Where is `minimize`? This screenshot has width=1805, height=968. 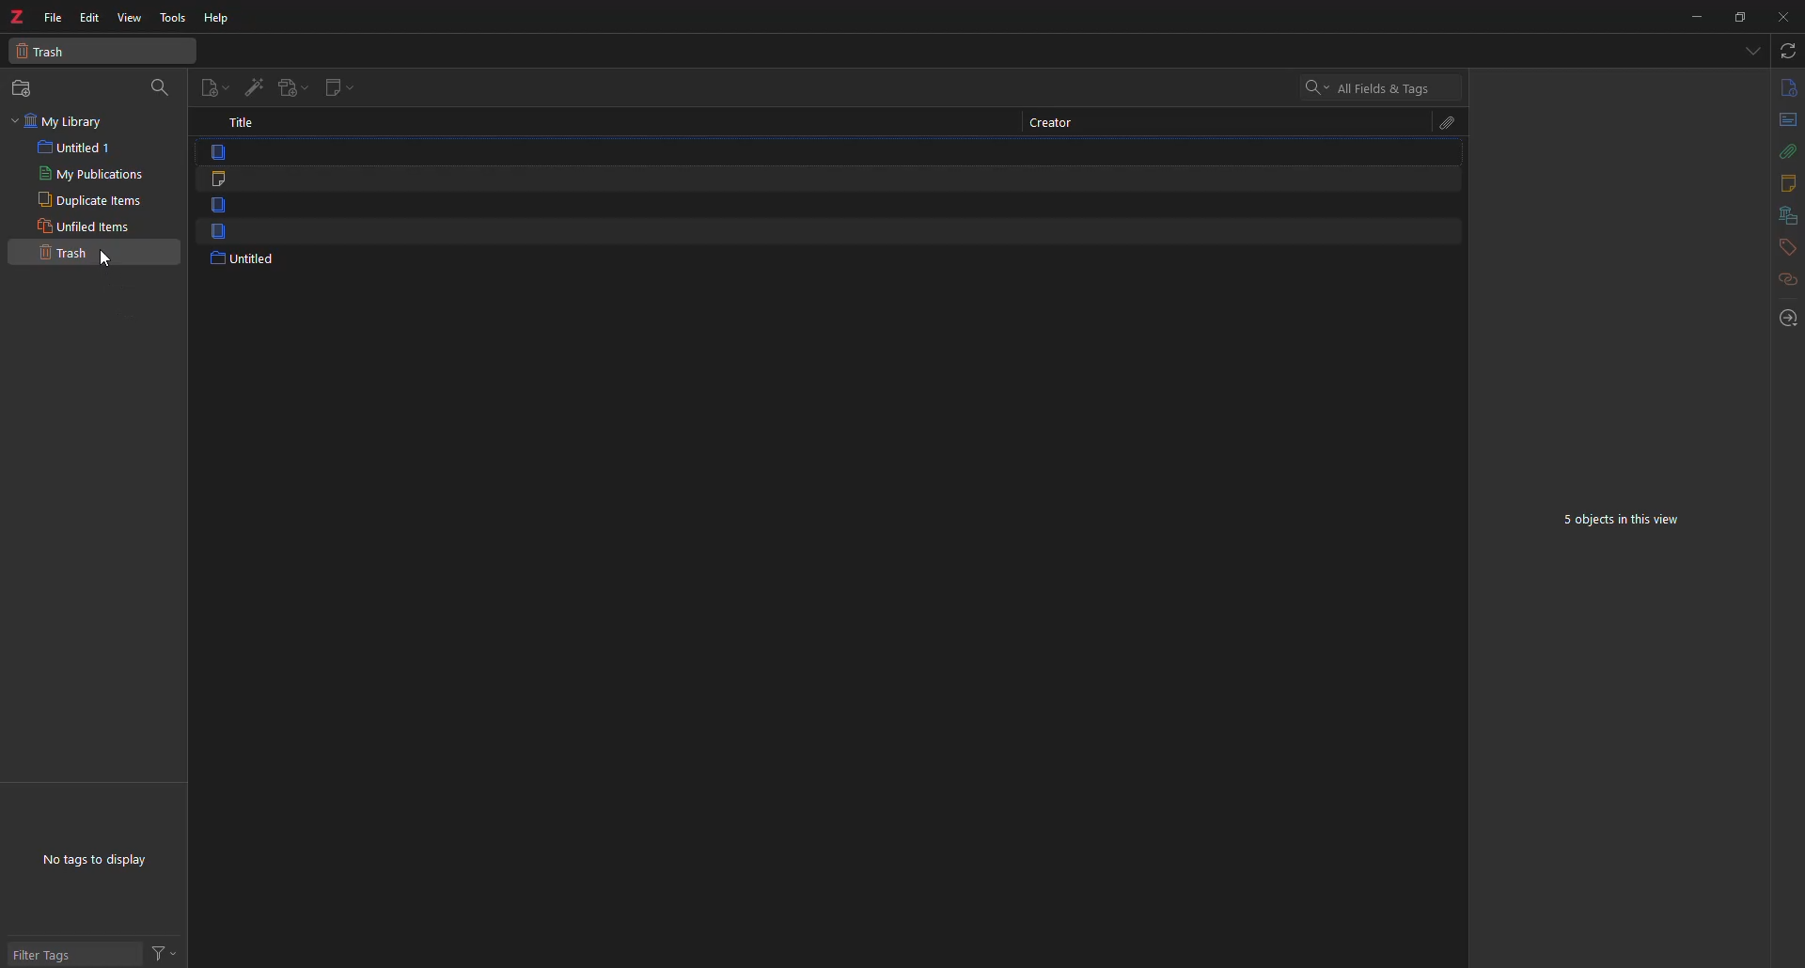 minimize is located at coordinates (1694, 17).